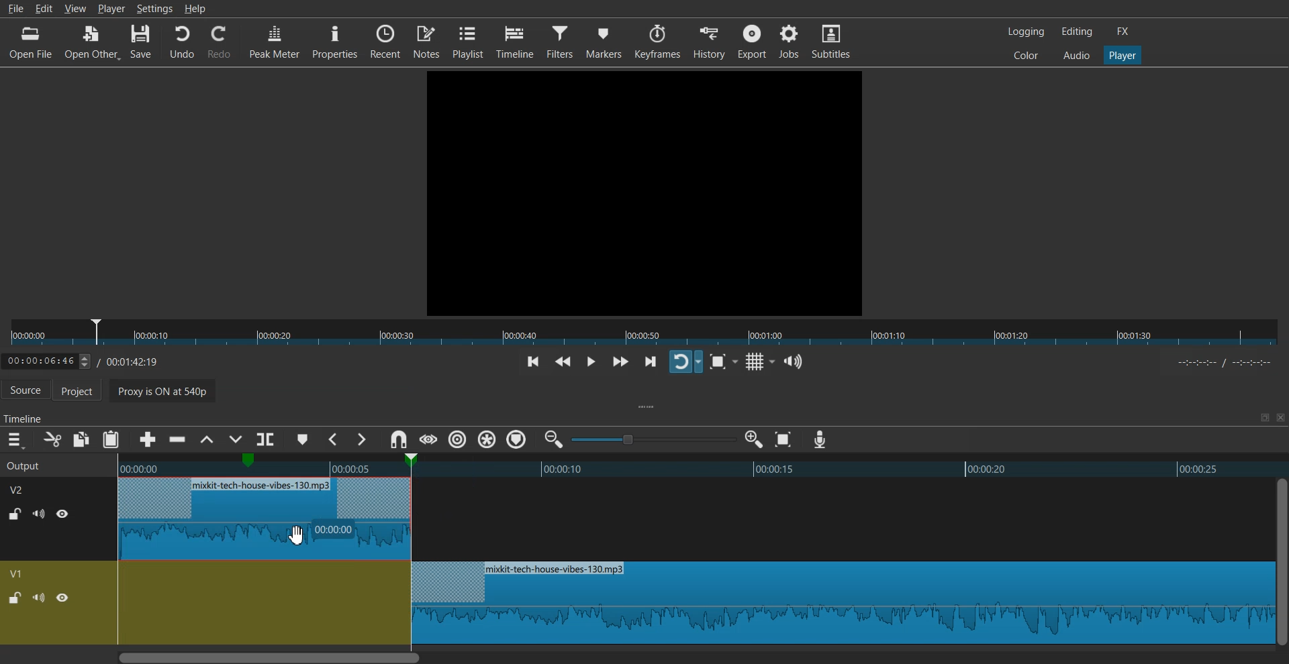 This screenshot has height=664, width=1289. Describe the element at coordinates (182, 42) in the screenshot. I see `Undo` at that location.